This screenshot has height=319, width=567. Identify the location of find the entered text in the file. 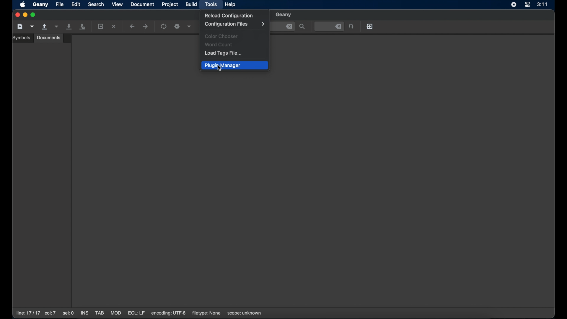
(302, 27).